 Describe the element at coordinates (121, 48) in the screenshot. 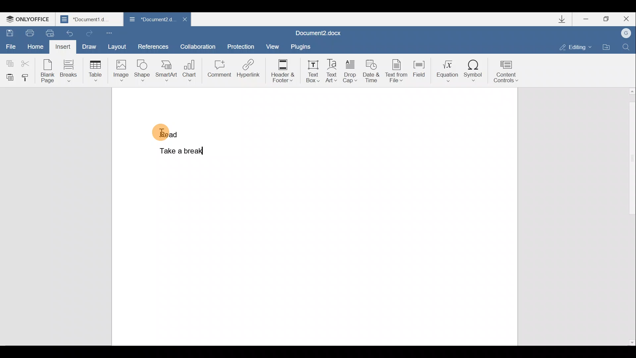

I see `Layout` at that location.